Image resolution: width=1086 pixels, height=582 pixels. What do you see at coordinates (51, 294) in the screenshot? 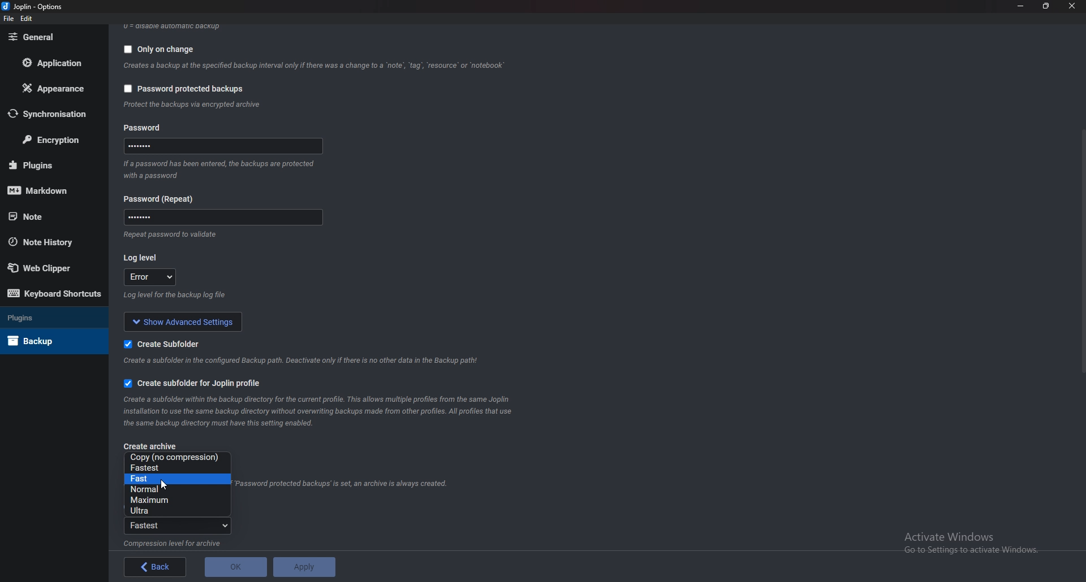
I see `Keyboard shortcuts` at bounding box center [51, 294].